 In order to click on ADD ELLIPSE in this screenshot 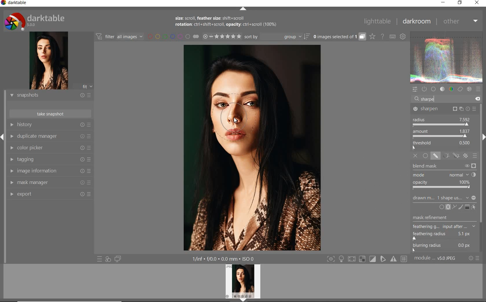, I will do `click(444, 221)`.